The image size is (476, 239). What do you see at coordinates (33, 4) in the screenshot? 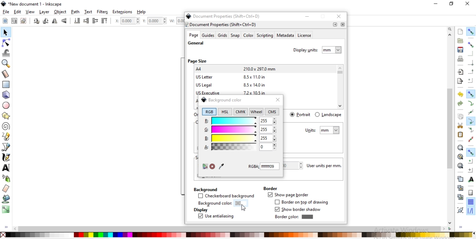
I see `new document 1 -Inksacpe` at bounding box center [33, 4].